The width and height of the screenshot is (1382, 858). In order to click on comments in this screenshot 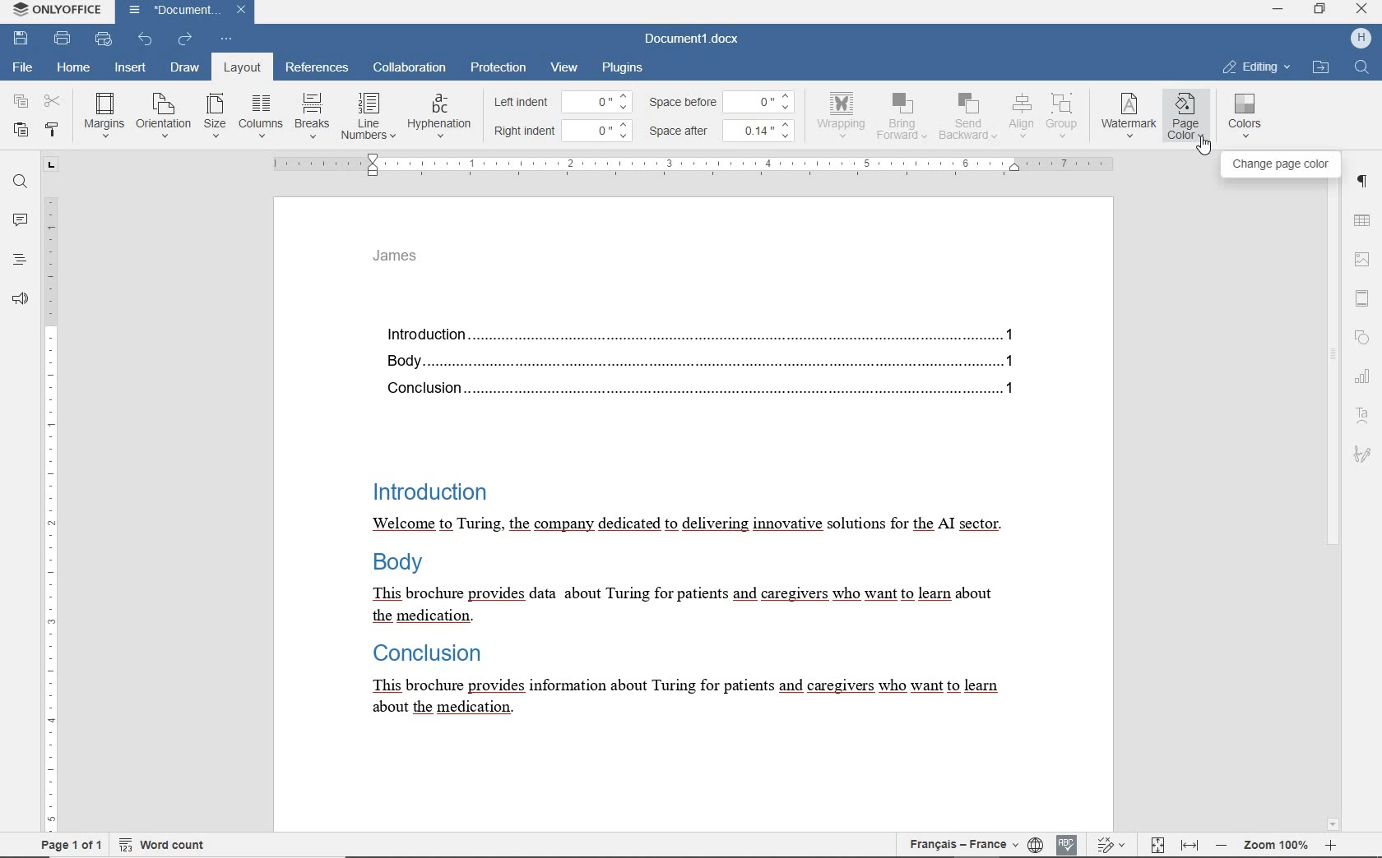, I will do `click(20, 220)`.